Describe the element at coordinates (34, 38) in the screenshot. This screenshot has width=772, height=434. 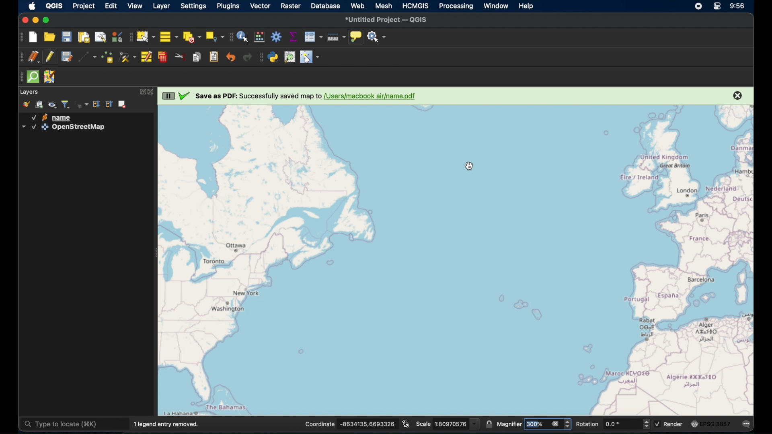
I see `new project` at that location.